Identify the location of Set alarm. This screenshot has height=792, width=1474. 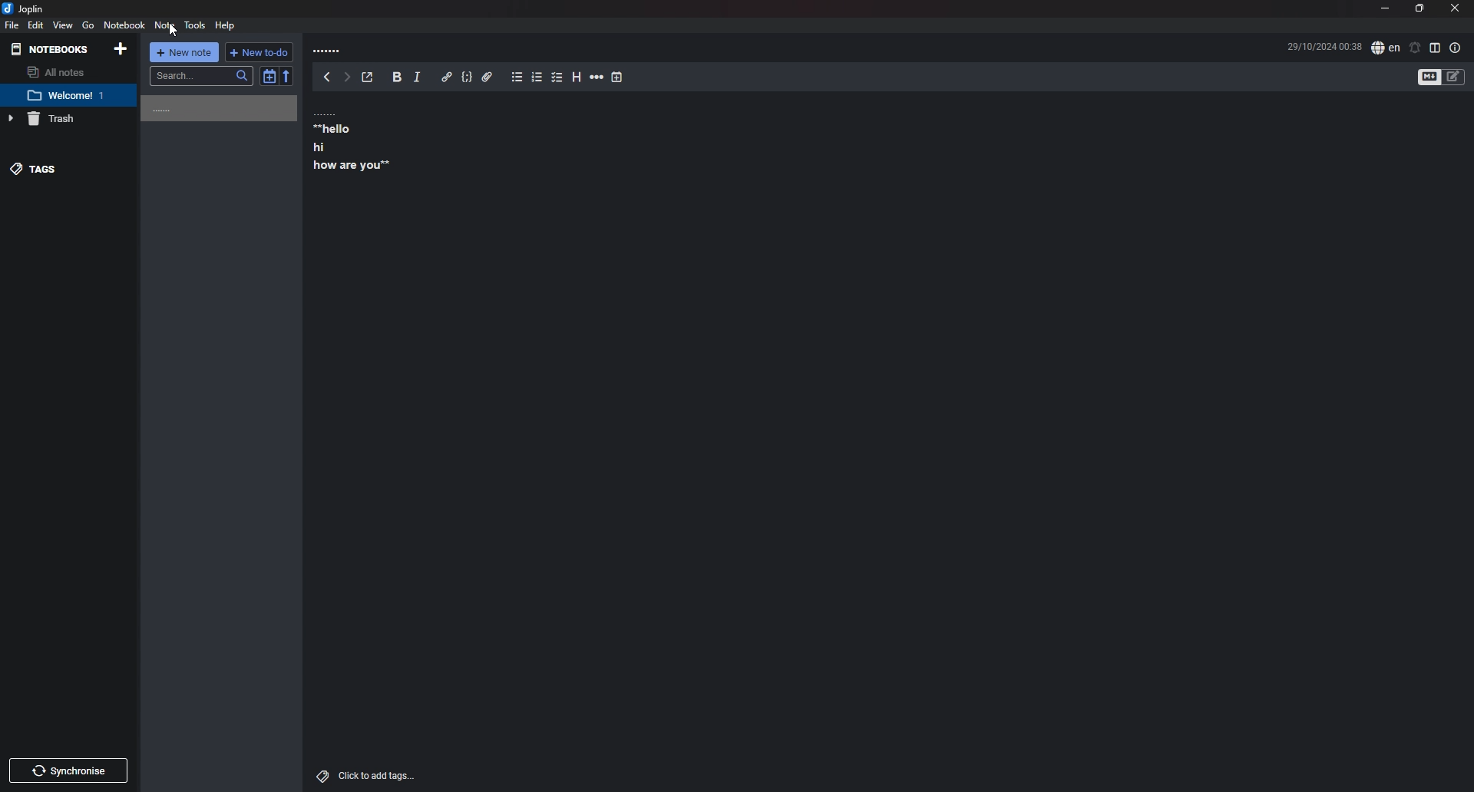
(1416, 48).